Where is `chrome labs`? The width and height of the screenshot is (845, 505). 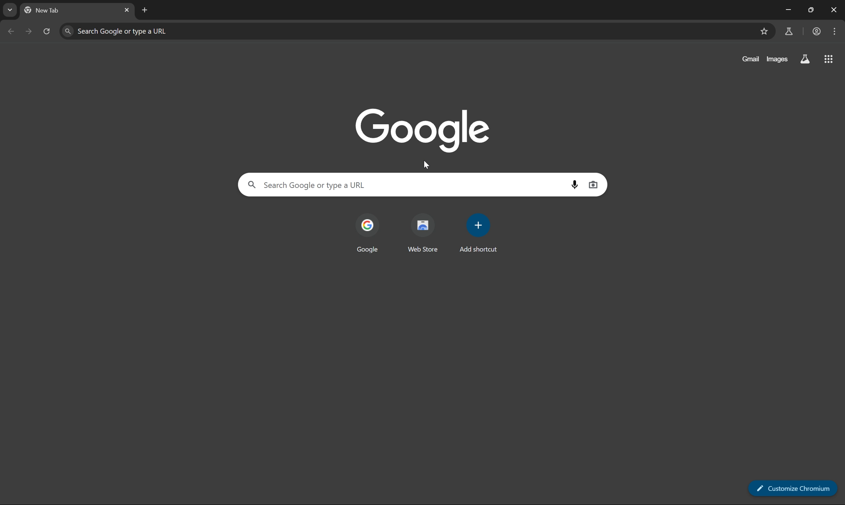 chrome labs is located at coordinates (789, 30).